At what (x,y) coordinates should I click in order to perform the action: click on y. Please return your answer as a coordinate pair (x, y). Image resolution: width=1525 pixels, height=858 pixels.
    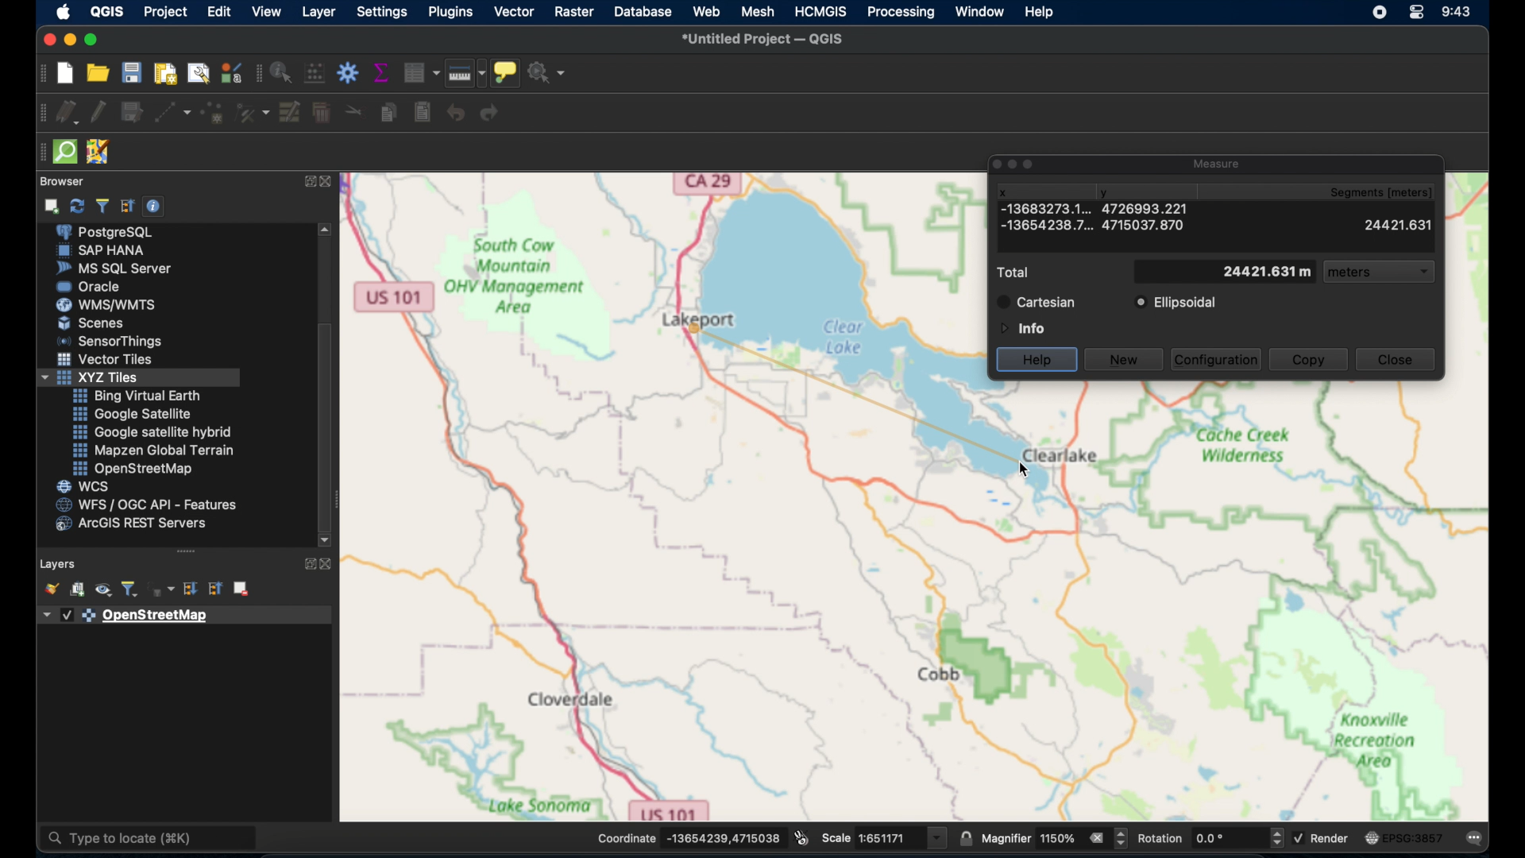
    Looking at the image, I should click on (1111, 190).